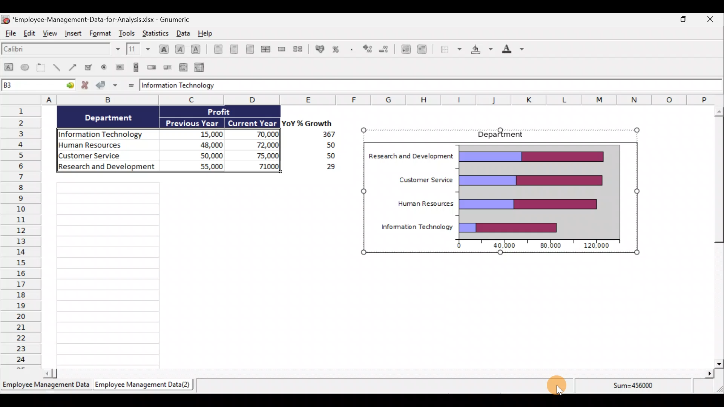  What do you see at coordinates (46, 384) in the screenshot?
I see `Employee Management Data` at bounding box center [46, 384].